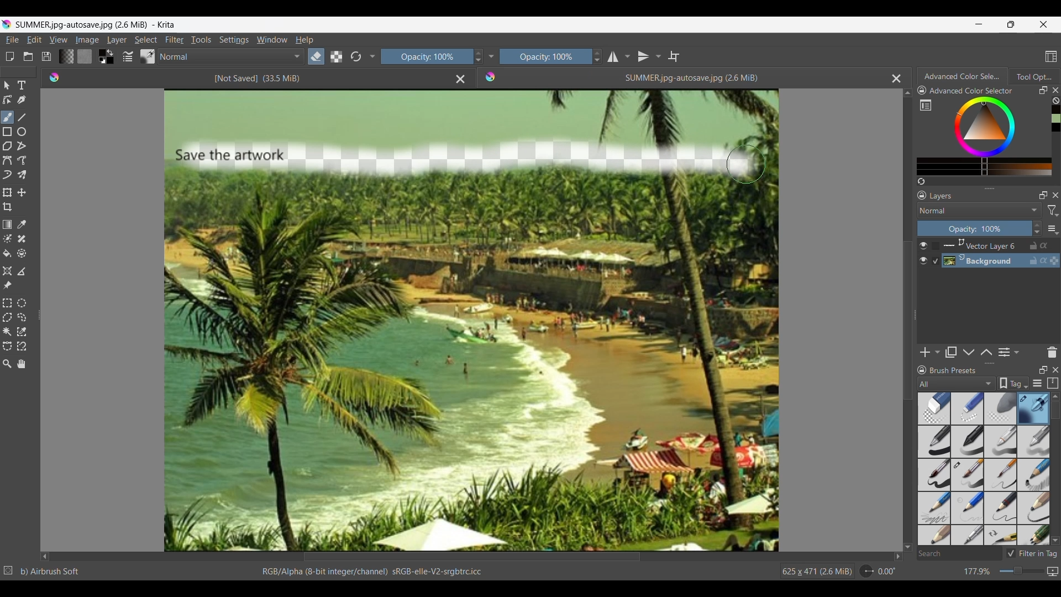 The height and width of the screenshot is (597, 1061). What do you see at coordinates (175, 40) in the screenshot?
I see `Filter` at bounding box center [175, 40].